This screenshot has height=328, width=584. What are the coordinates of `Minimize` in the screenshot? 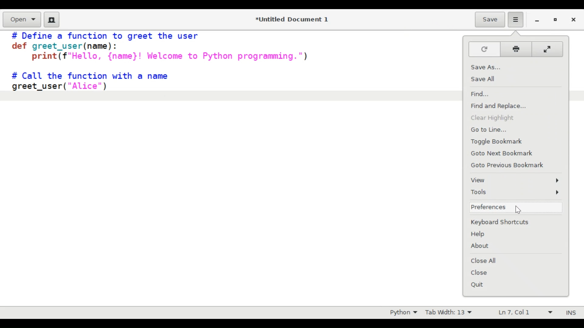 It's located at (537, 19).